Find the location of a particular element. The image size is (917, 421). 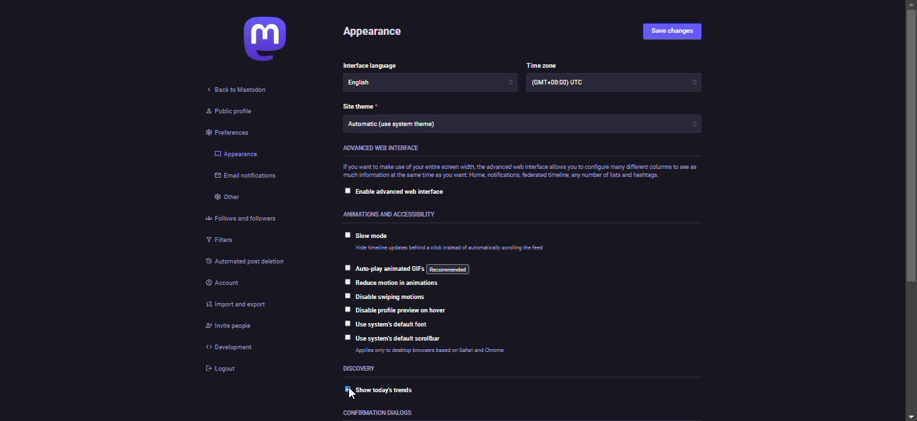

public profile is located at coordinates (226, 112).